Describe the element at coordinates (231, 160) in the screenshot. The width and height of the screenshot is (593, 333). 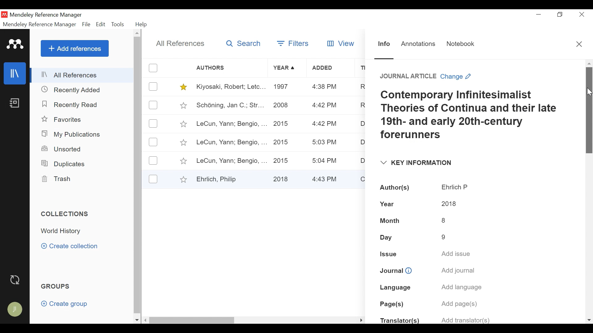
I see `LeCun, Yann; Bengio, ...` at that location.